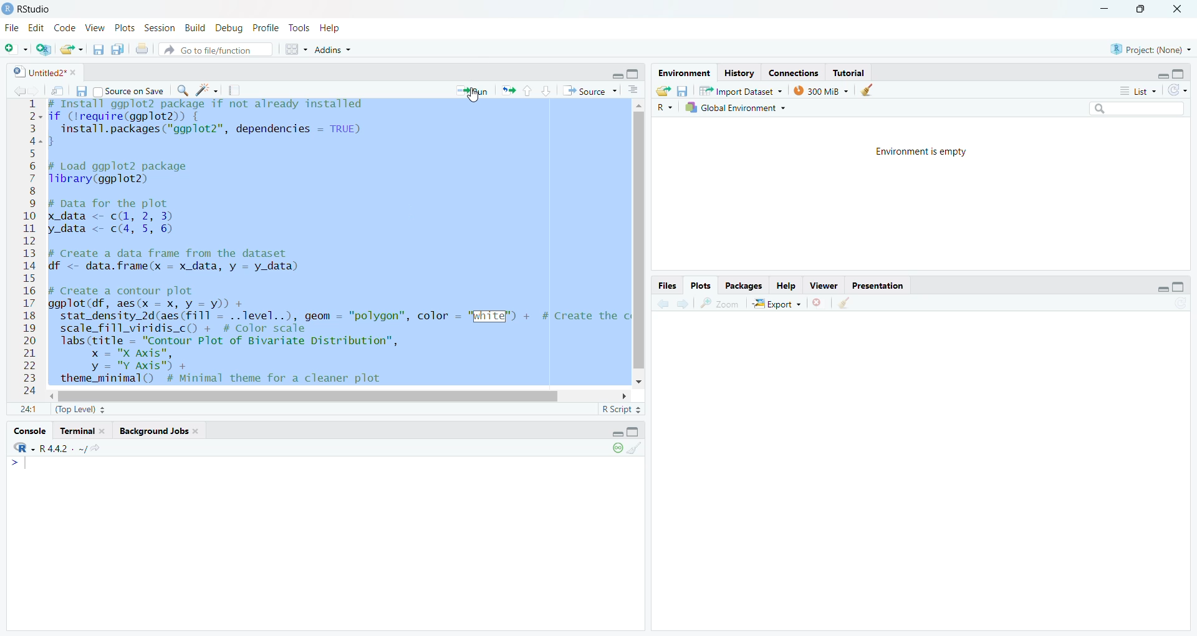 The image size is (1197, 636). I want to click on go back to the next source location, so click(34, 91).